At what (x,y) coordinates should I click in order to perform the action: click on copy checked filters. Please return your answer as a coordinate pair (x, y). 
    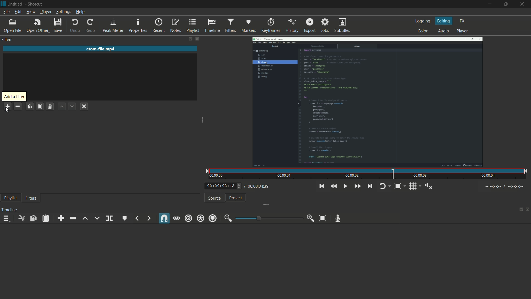
    Looking at the image, I should click on (30, 107).